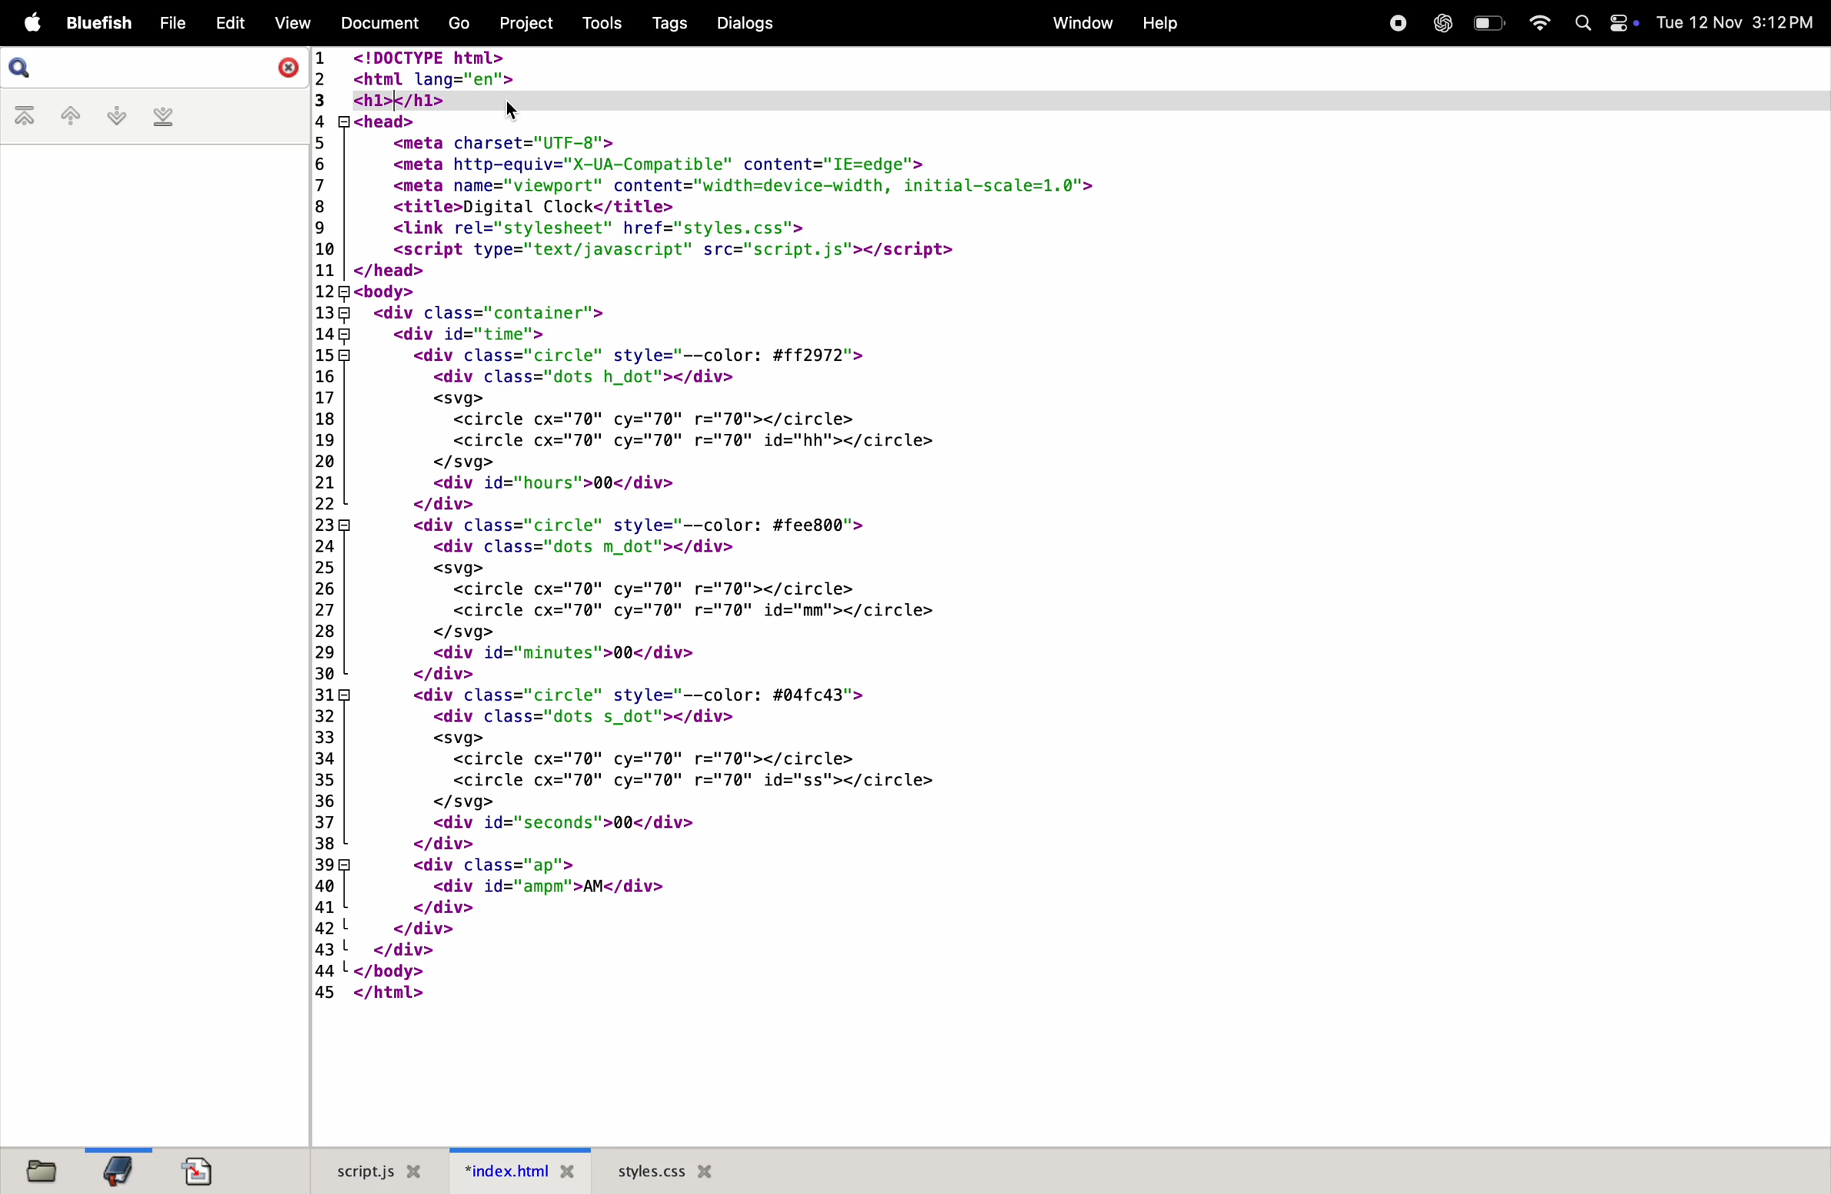 The width and height of the screenshot is (1831, 1194). What do you see at coordinates (1441, 23) in the screenshot?
I see `chatgpt` at bounding box center [1441, 23].